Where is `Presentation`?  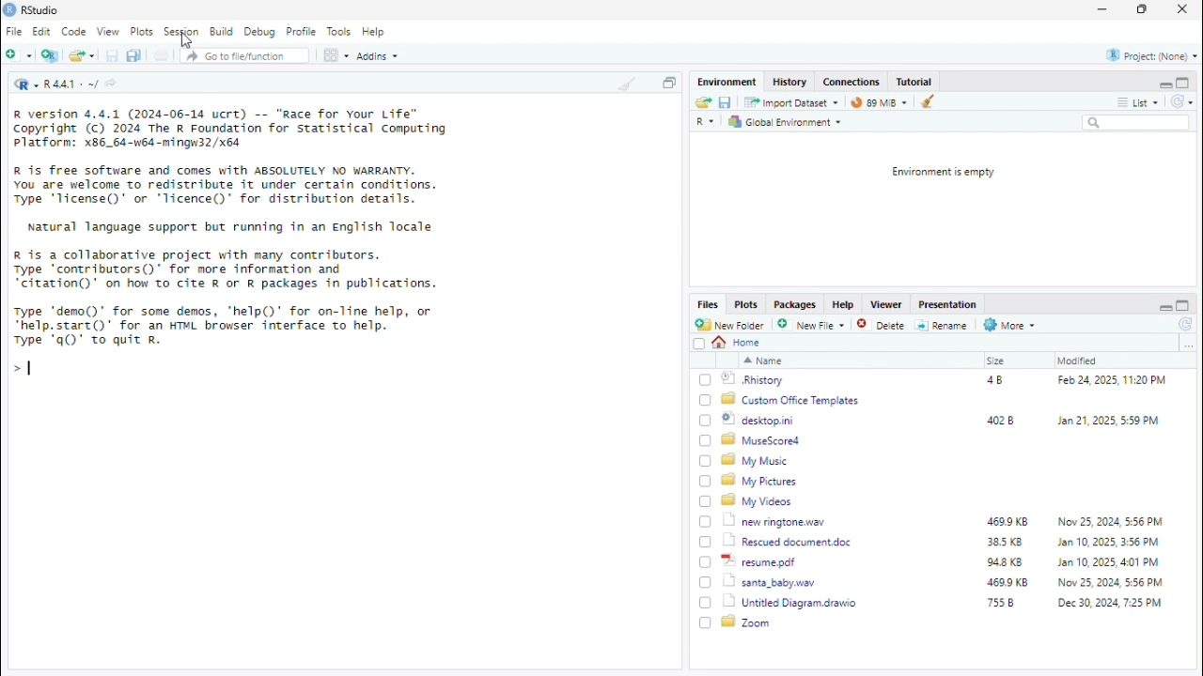 Presentation is located at coordinates (950, 305).